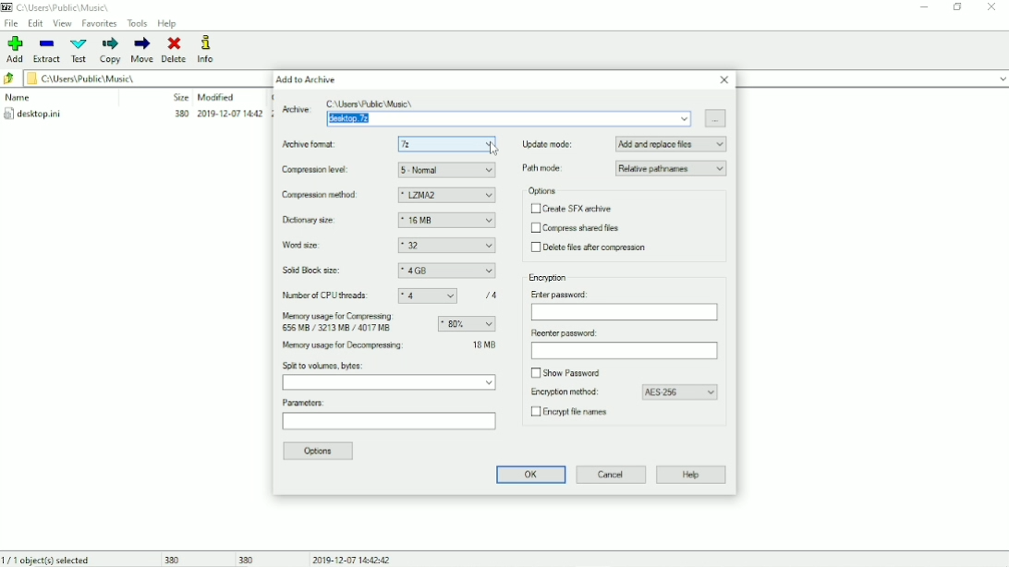  What do you see at coordinates (213, 49) in the screenshot?
I see `Info` at bounding box center [213, 49].